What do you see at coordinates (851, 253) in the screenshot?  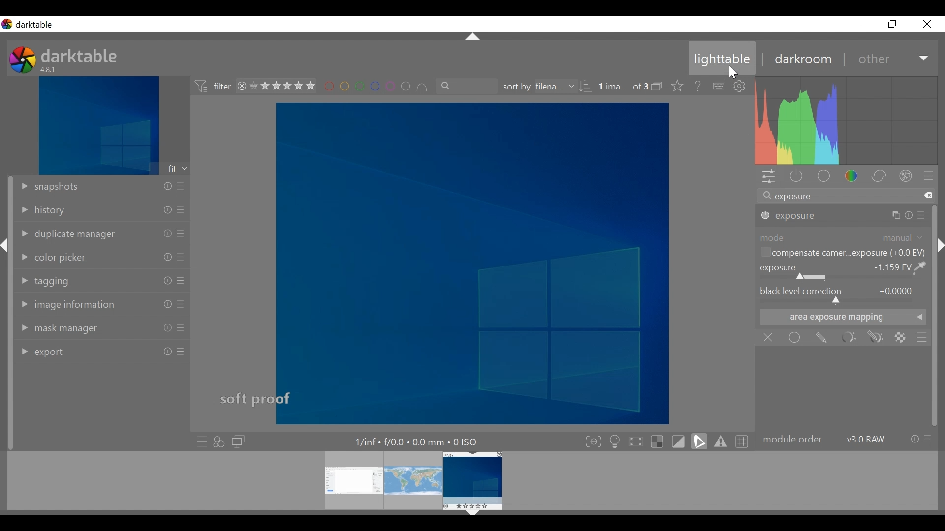 I see `automatically remove ` at bounding box center [851, 253].